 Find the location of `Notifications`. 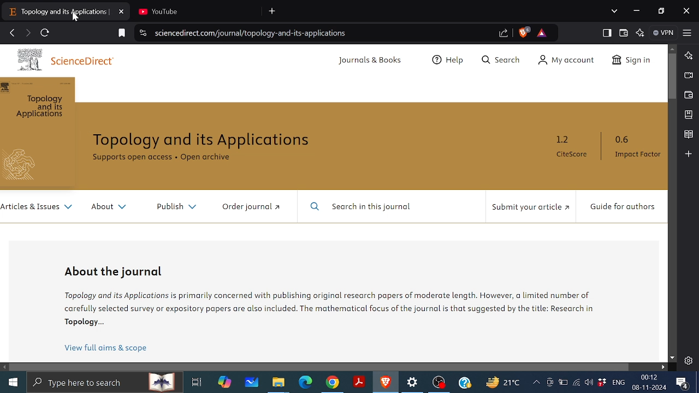

Notifications is located at coordinates (683, 383).